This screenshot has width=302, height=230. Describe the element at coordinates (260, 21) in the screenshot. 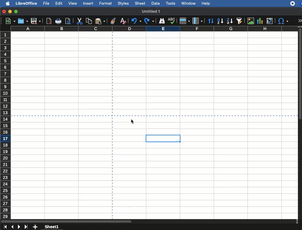

I see `chart` at that location.